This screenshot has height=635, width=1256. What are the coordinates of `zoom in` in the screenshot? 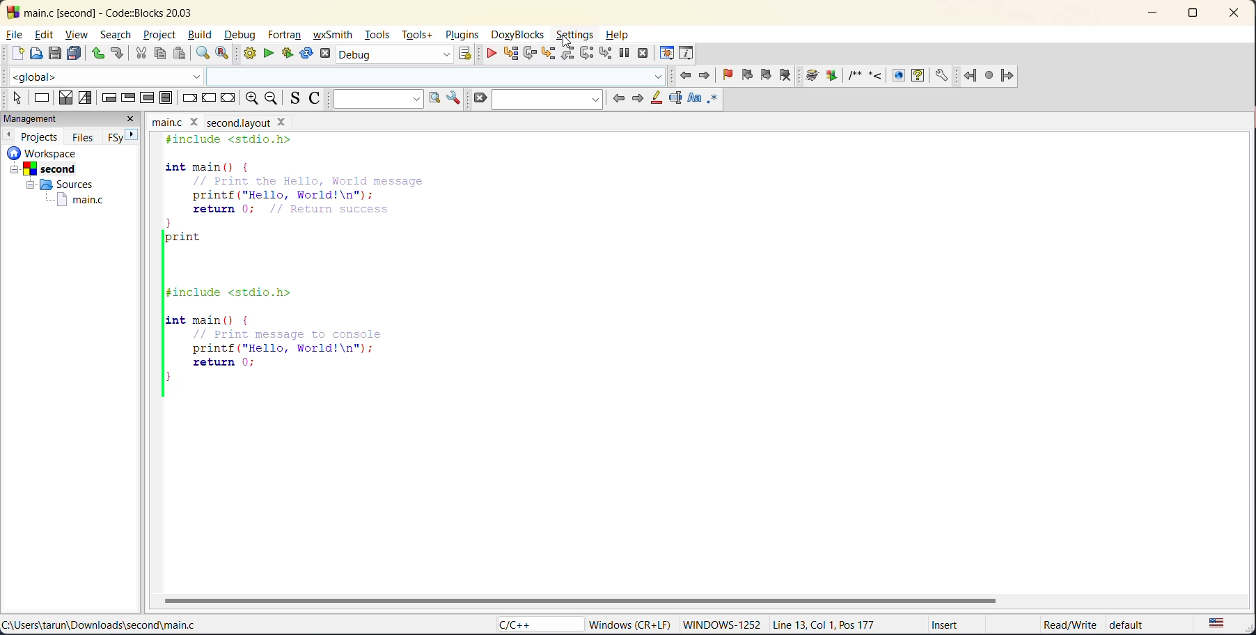 It's located at (250, 99).